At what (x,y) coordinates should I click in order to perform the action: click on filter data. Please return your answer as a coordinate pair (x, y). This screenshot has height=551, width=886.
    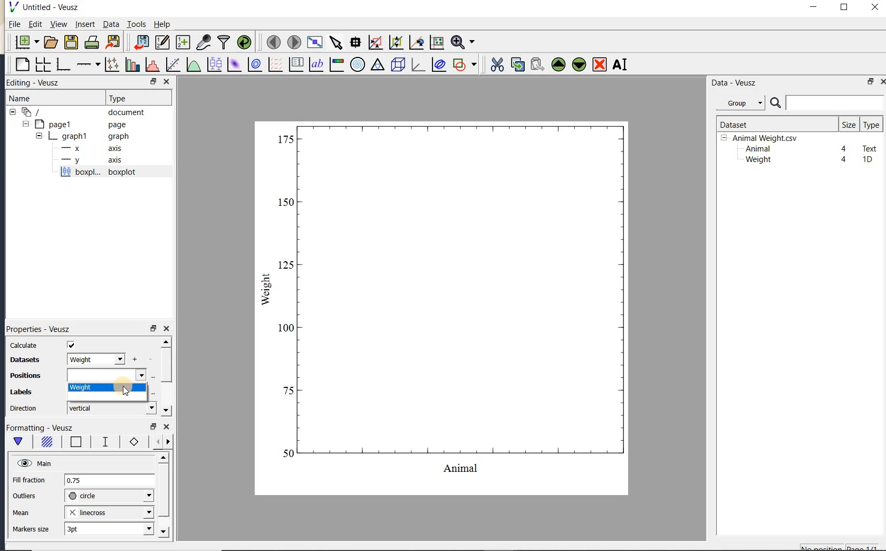
    Looking at the image, I should click on (224, 41).